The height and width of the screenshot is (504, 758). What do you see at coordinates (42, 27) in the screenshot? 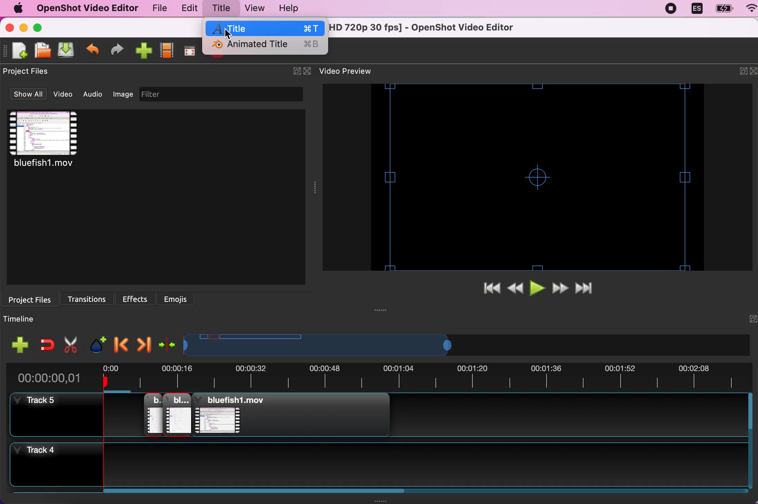
I see `maximize` at bounding box center [42, 27].